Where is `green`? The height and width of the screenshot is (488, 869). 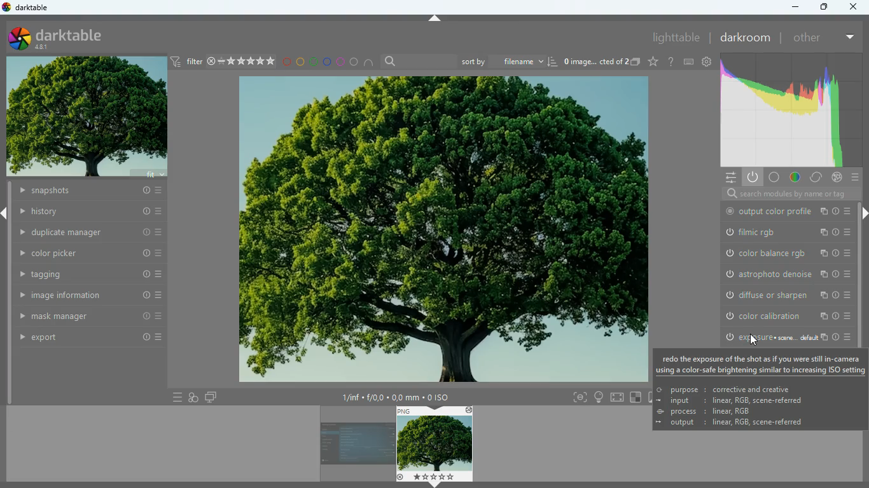
green is located at coordinates (314, 63).